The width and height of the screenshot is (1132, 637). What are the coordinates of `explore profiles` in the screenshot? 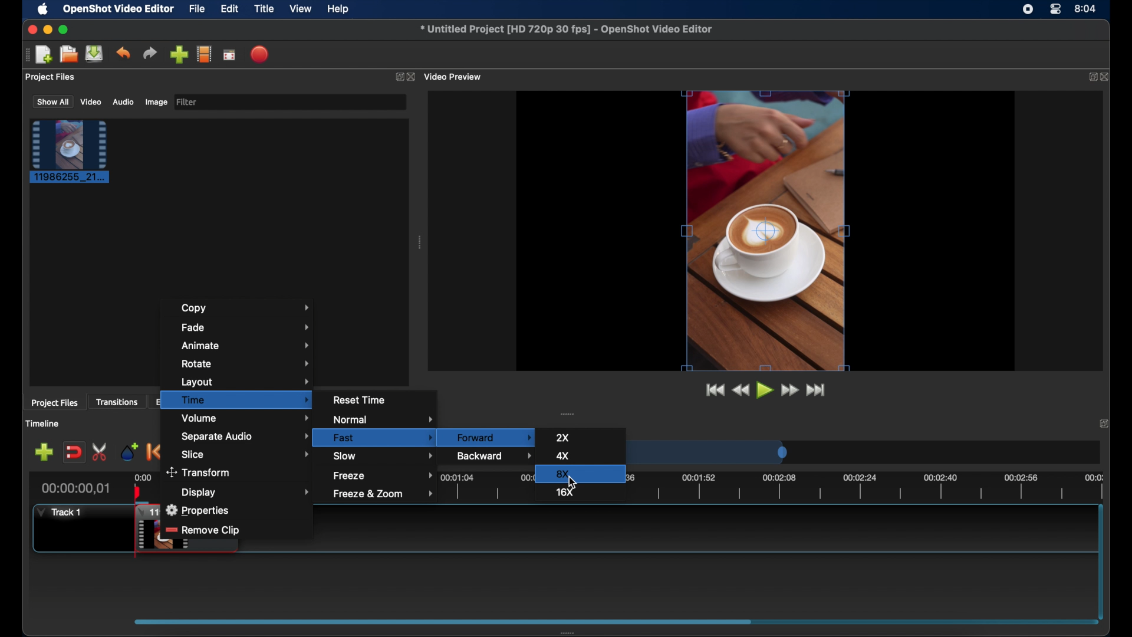 It's located at (204, 55).